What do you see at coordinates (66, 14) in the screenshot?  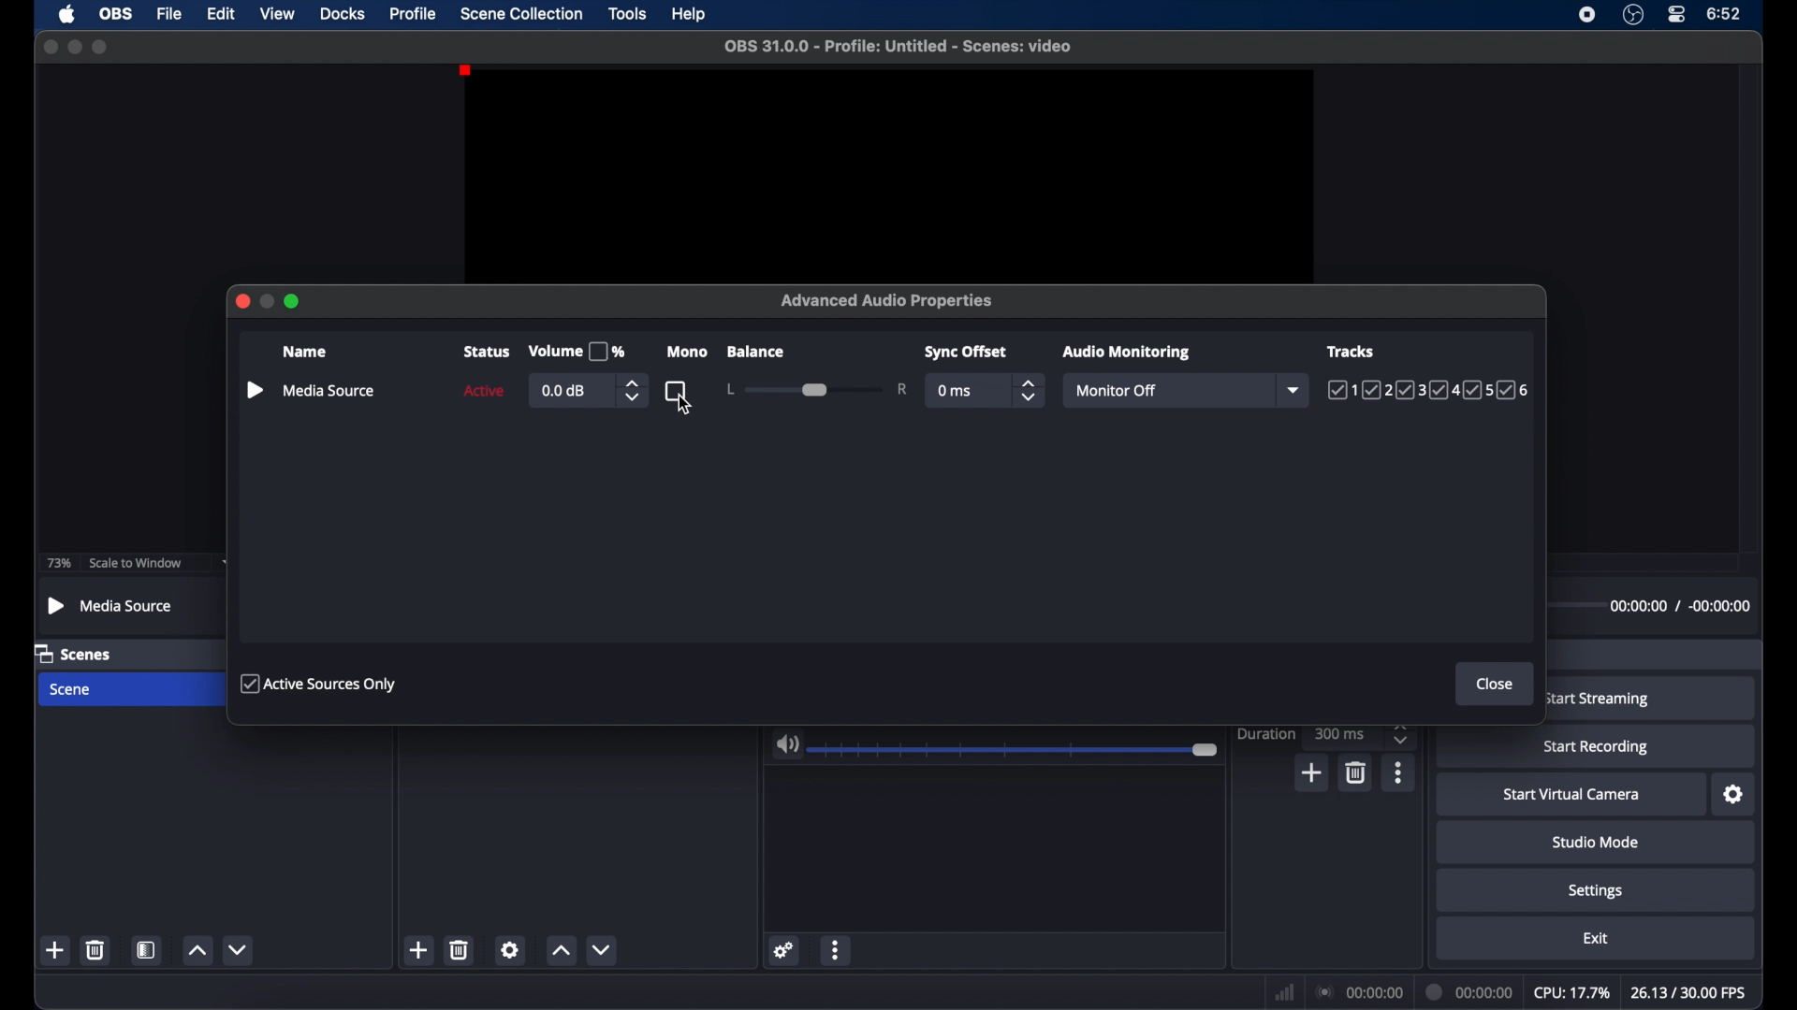 I see `apple icon` at bounding box center [66, 14].